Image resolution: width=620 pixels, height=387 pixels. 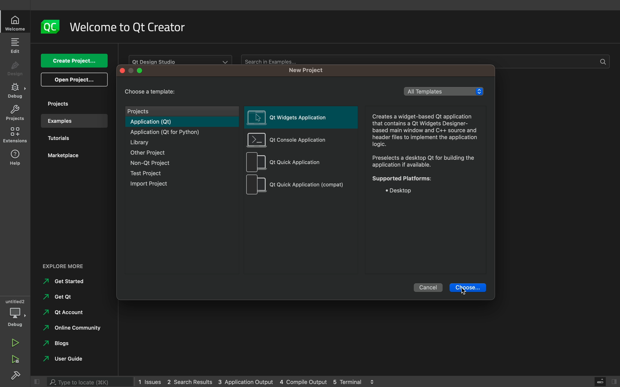 What do you see at coordinates (16, 45) in the screenshot?
I see `edit` at bounding box center [16, 45].